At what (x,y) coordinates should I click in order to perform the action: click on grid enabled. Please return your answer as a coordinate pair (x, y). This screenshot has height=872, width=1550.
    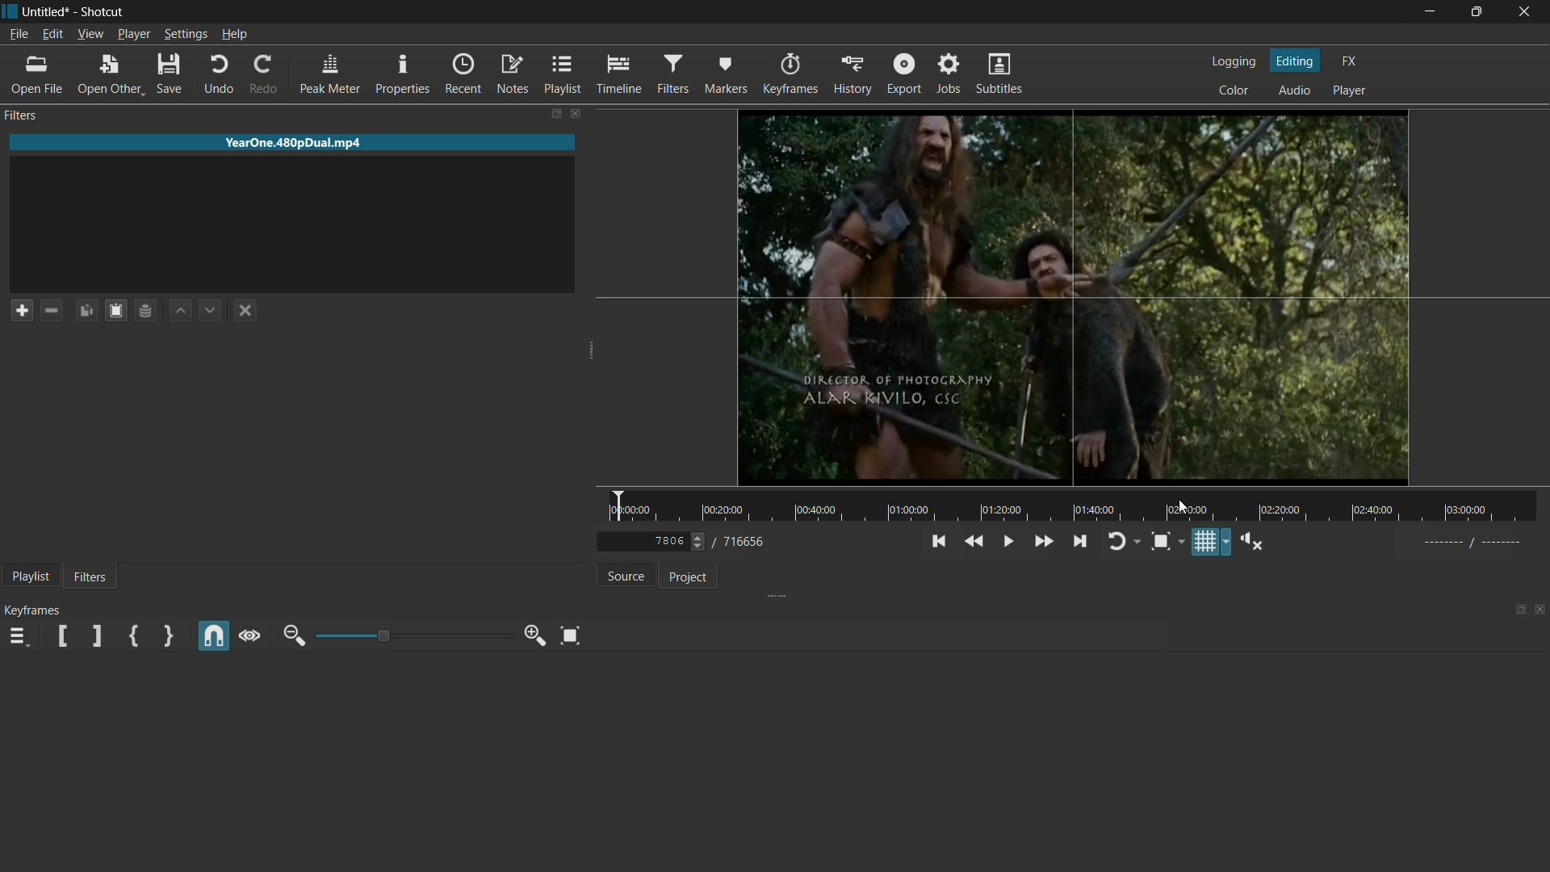
    Looking at the image, I should click on (1076, 299).